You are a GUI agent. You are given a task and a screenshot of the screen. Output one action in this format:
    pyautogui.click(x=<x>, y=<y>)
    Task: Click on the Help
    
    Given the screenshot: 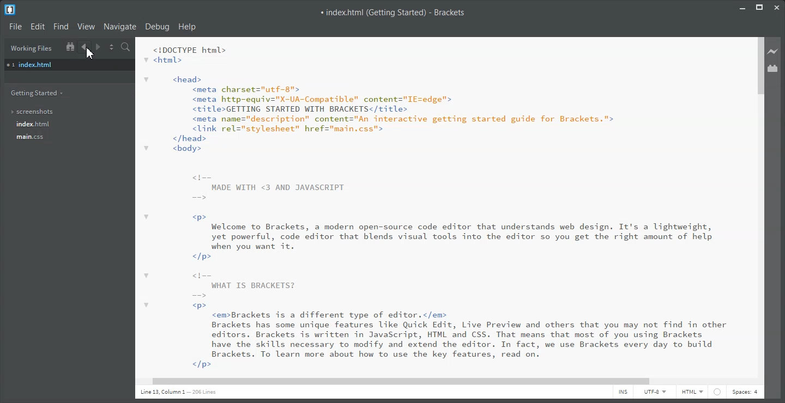 What is the action you would take?
    pyautogui.click(x=187, y=27)
    